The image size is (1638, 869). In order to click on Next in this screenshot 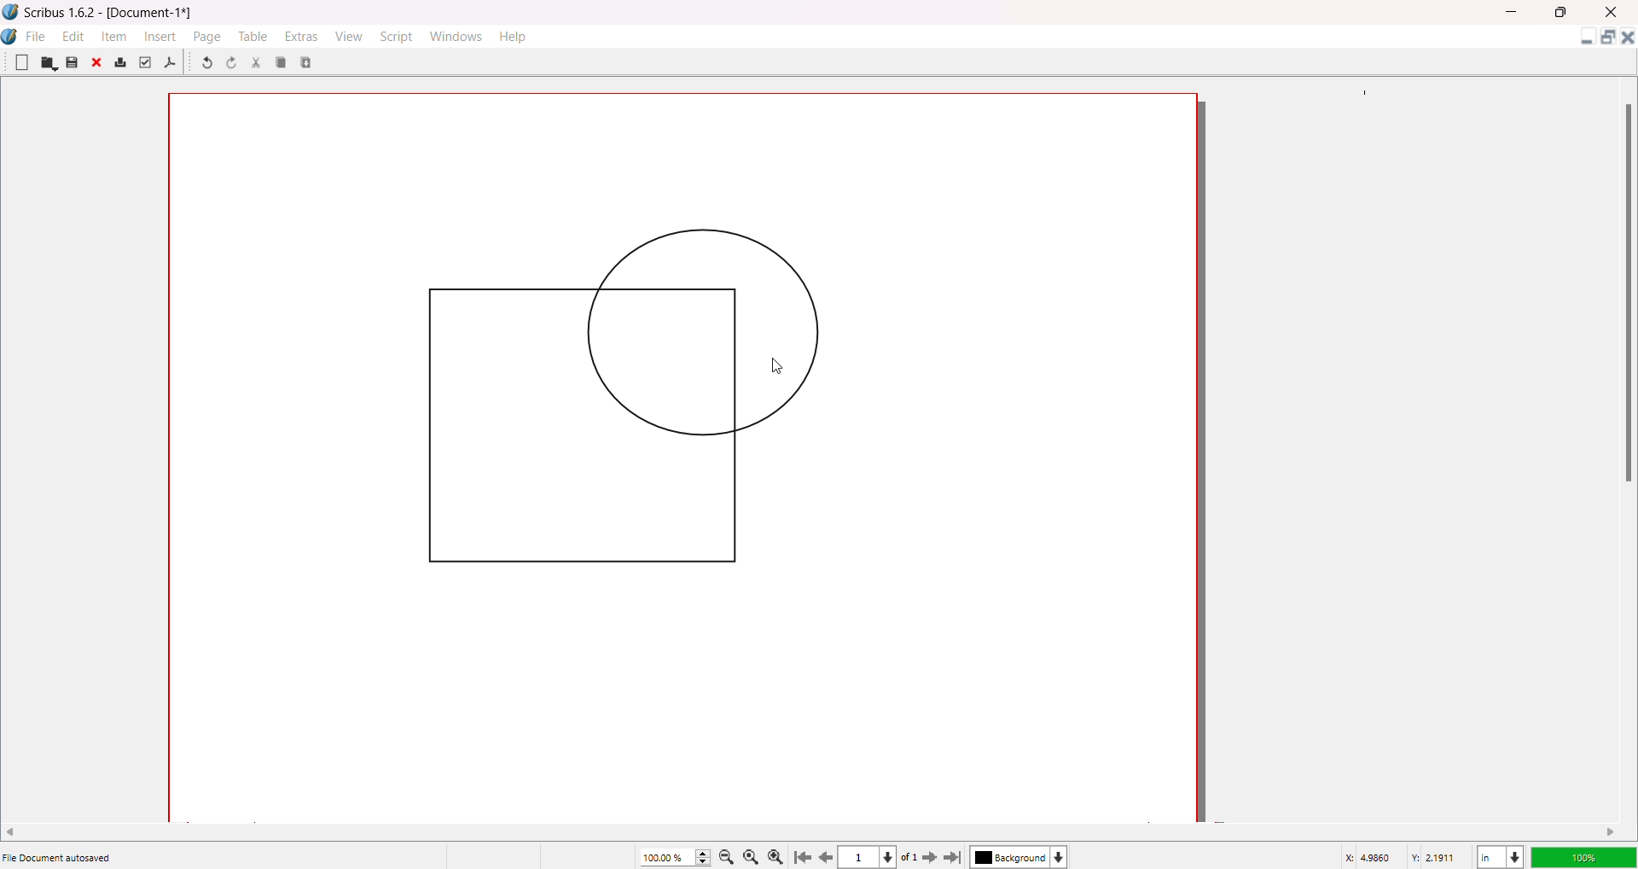, I will do `click(933, 856)`.